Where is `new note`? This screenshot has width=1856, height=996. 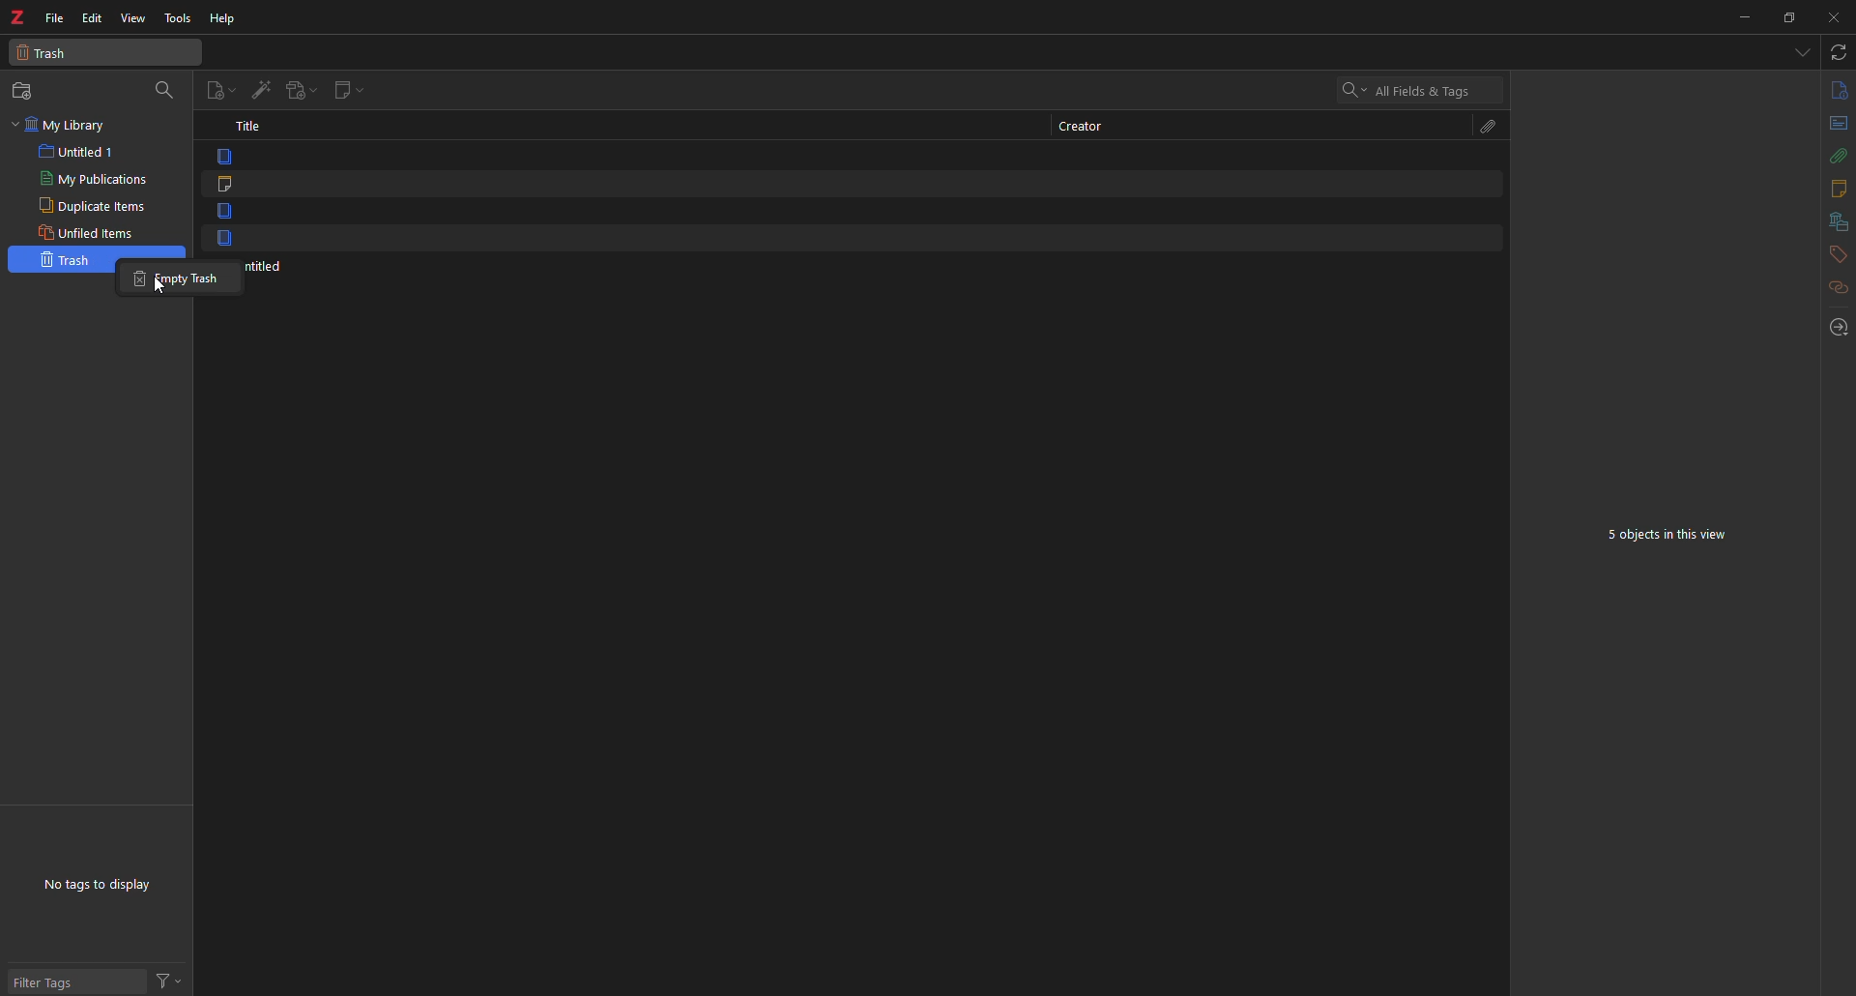
new note is located at coordinates (345, 90).